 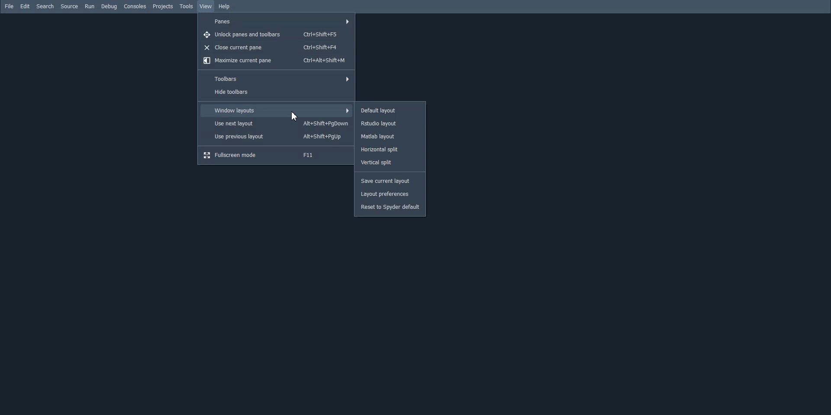 I want to click on Run, so click(x=90, y=6).